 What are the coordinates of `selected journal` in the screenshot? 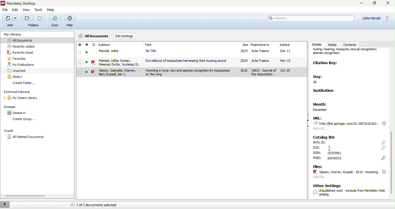 It's located at (191, 72).